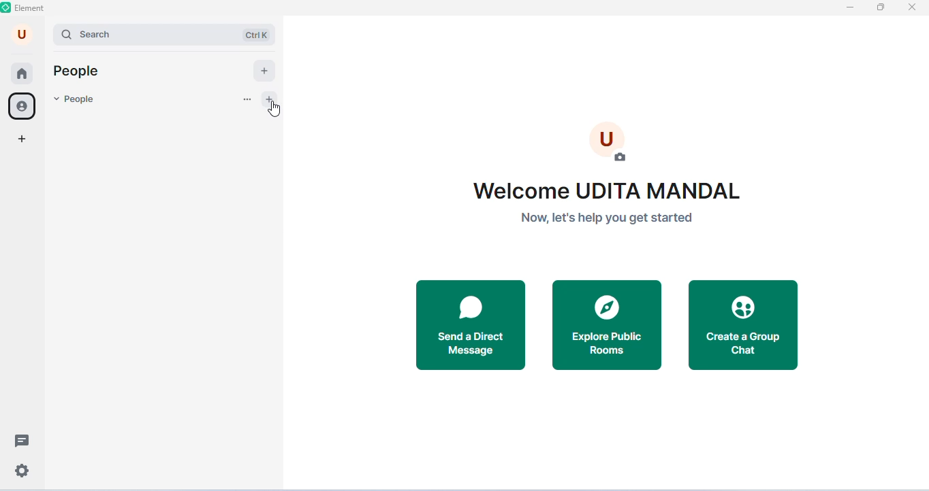 Image resolution: width=929 pixels, height=491 pixels. Describe the element at coordinates (25, 8) in the screenshot. I see `Element` at that location.